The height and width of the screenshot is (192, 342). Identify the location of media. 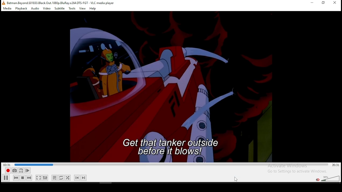
(8, 9).